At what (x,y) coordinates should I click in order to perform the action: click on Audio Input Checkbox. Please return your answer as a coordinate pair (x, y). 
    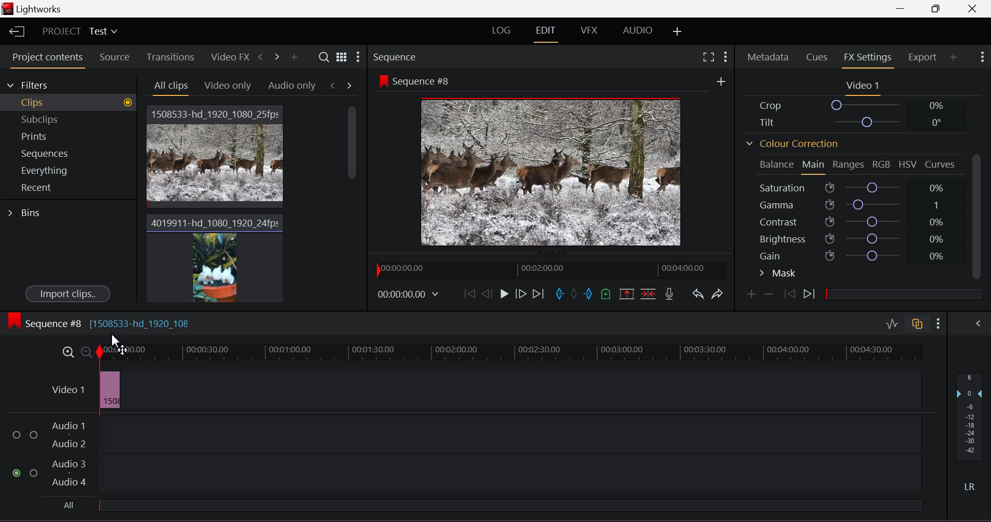
    Looking at the image, I should click on (33, 435).